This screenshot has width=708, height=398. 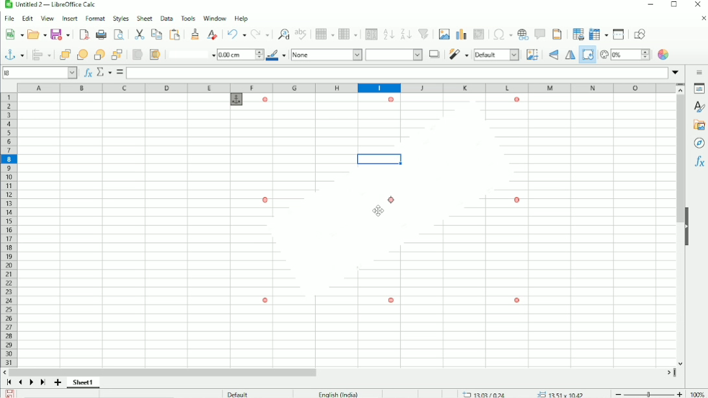 What do you see at coordinates (348, 34) in the screenshot?
I see `Column` at bounding box center [348, 34].